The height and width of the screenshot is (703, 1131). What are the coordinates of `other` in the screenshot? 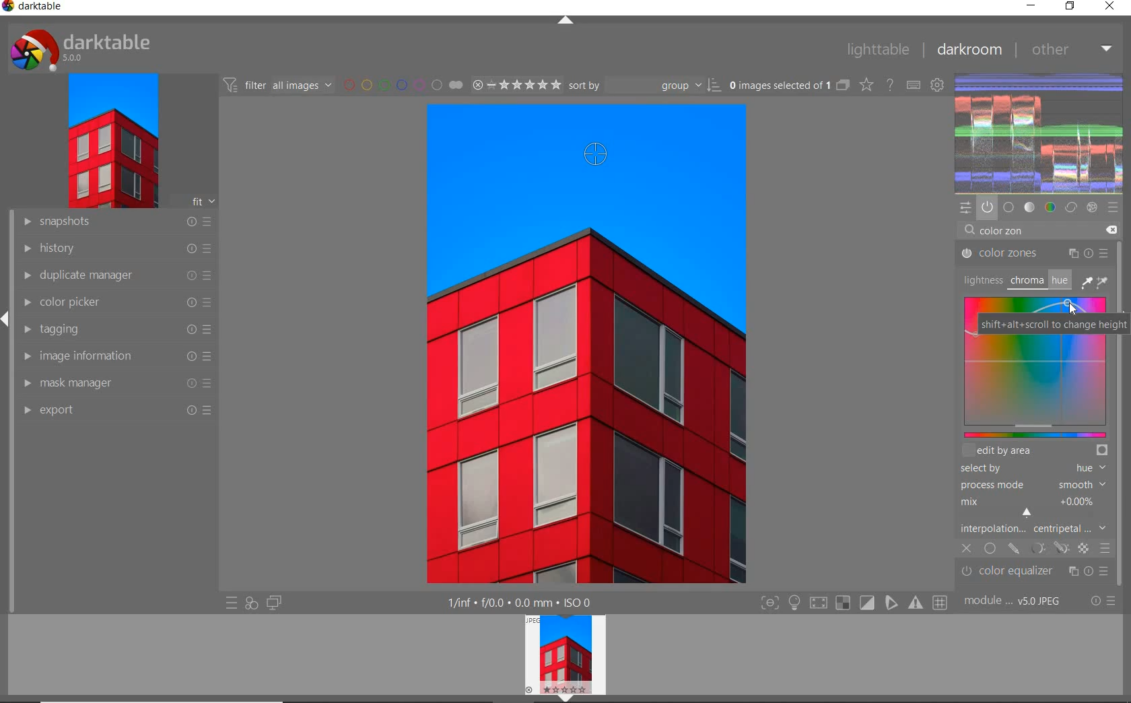 It's located at (1072, 48).